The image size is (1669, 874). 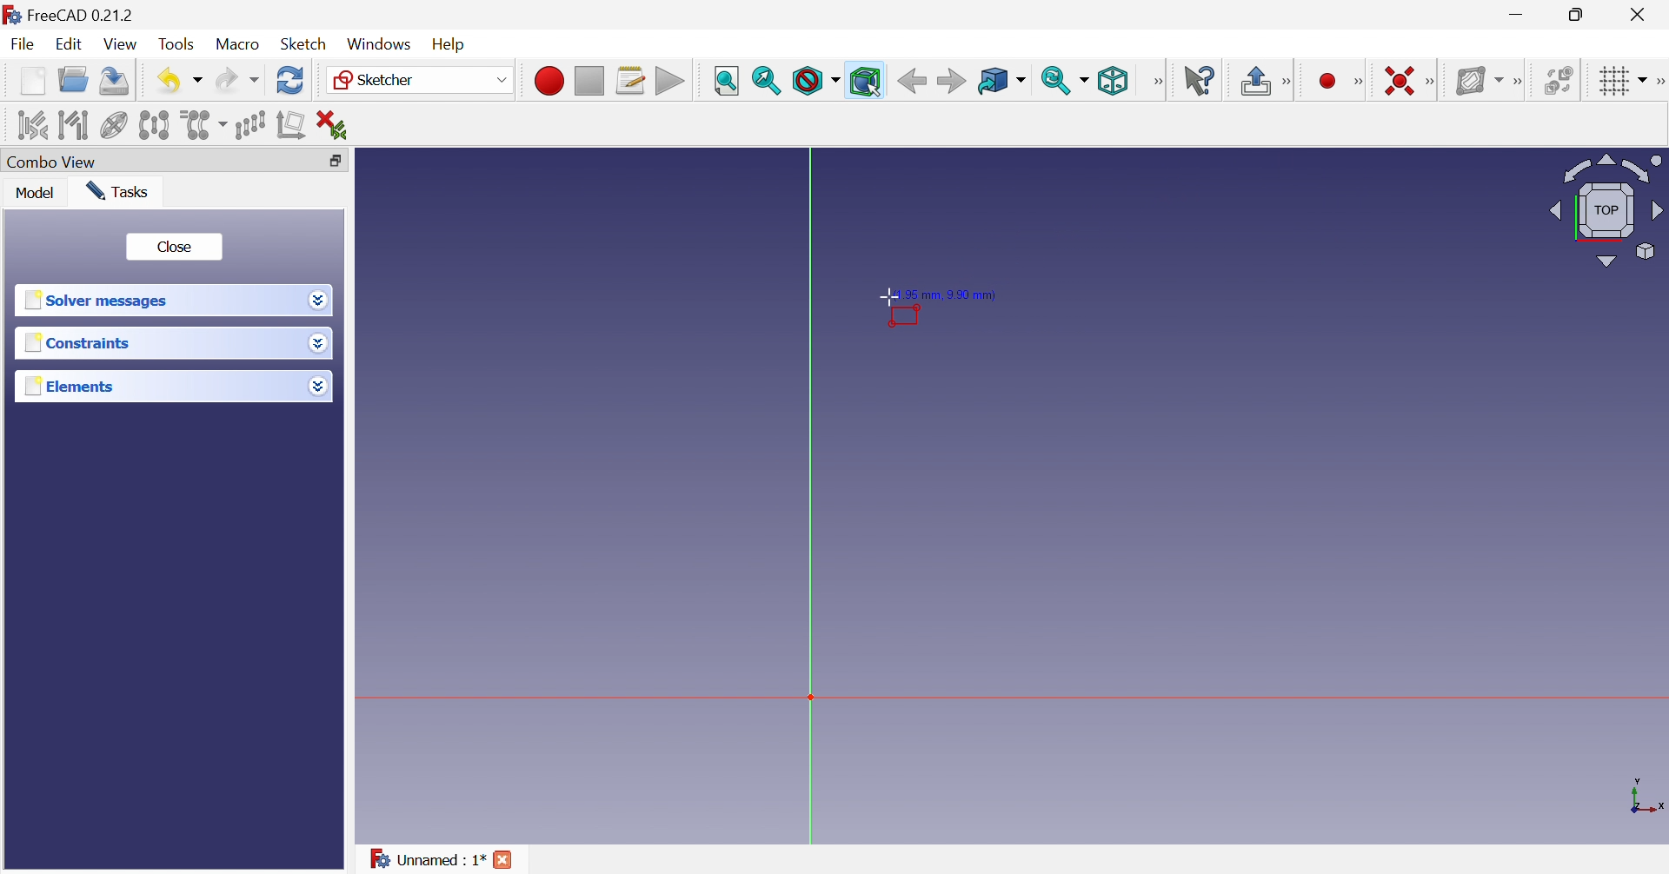 What do you see at coordinates (378, 45) in the screenshot?
I see `Windows` at bounding box center [378, 45].